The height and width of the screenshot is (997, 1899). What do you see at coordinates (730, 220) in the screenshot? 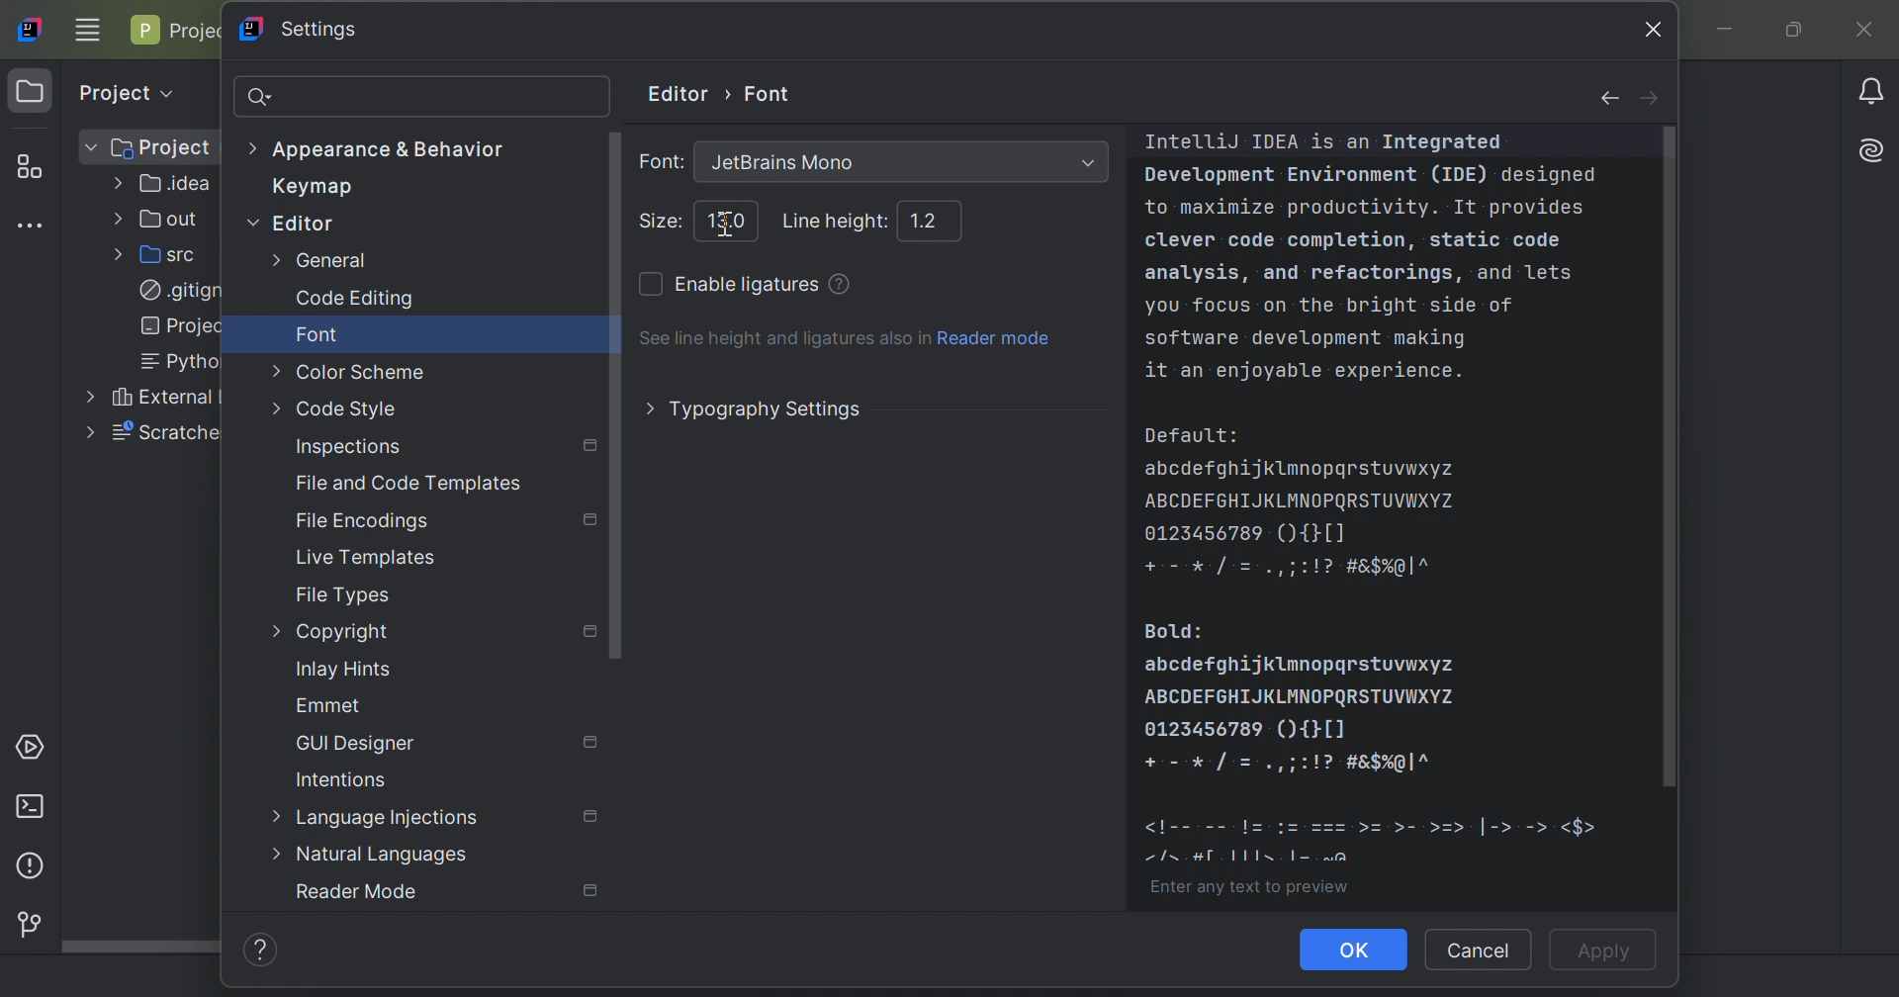
I see `13.0` at bounding box center [730, 220].